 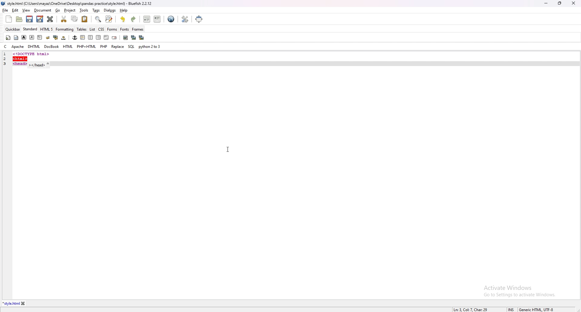 What do you see at coordinates (13, 29) in the screenshot?
I see `quickbar` at bounding box center [13, 29].